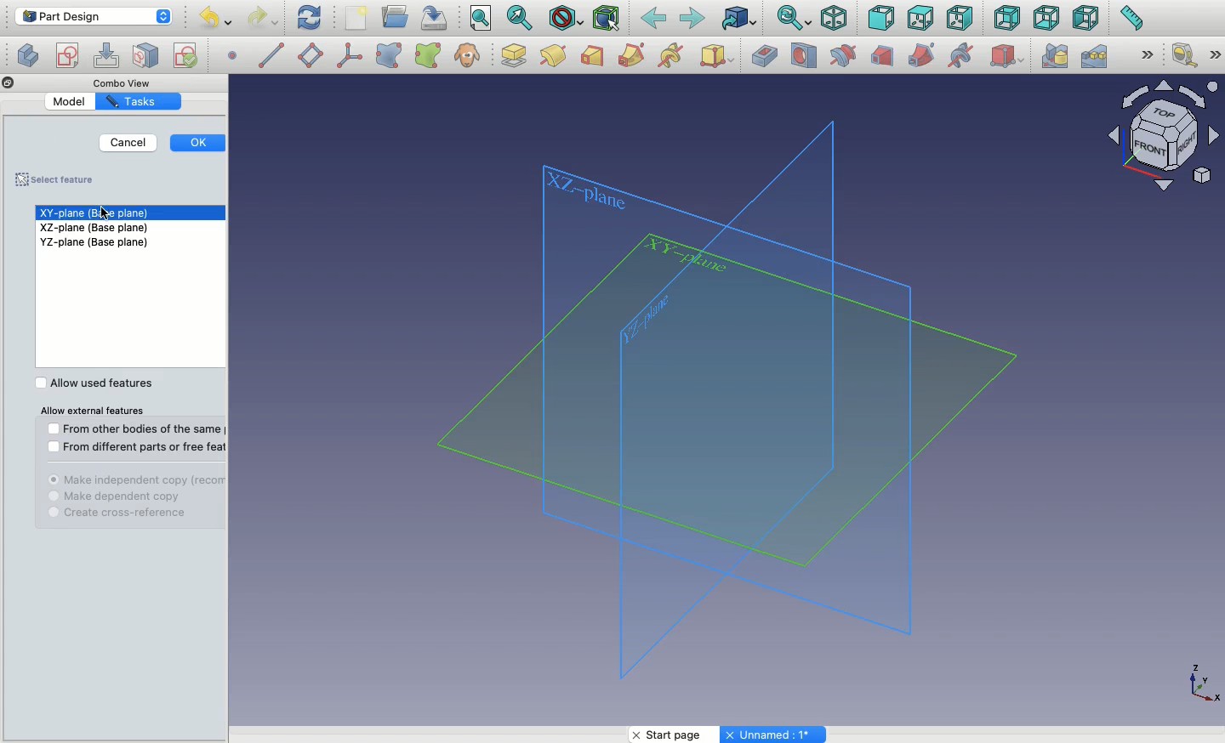  Describe the element at coordinates (1202, 678) in the screenshot. I see `Axis` at that location.